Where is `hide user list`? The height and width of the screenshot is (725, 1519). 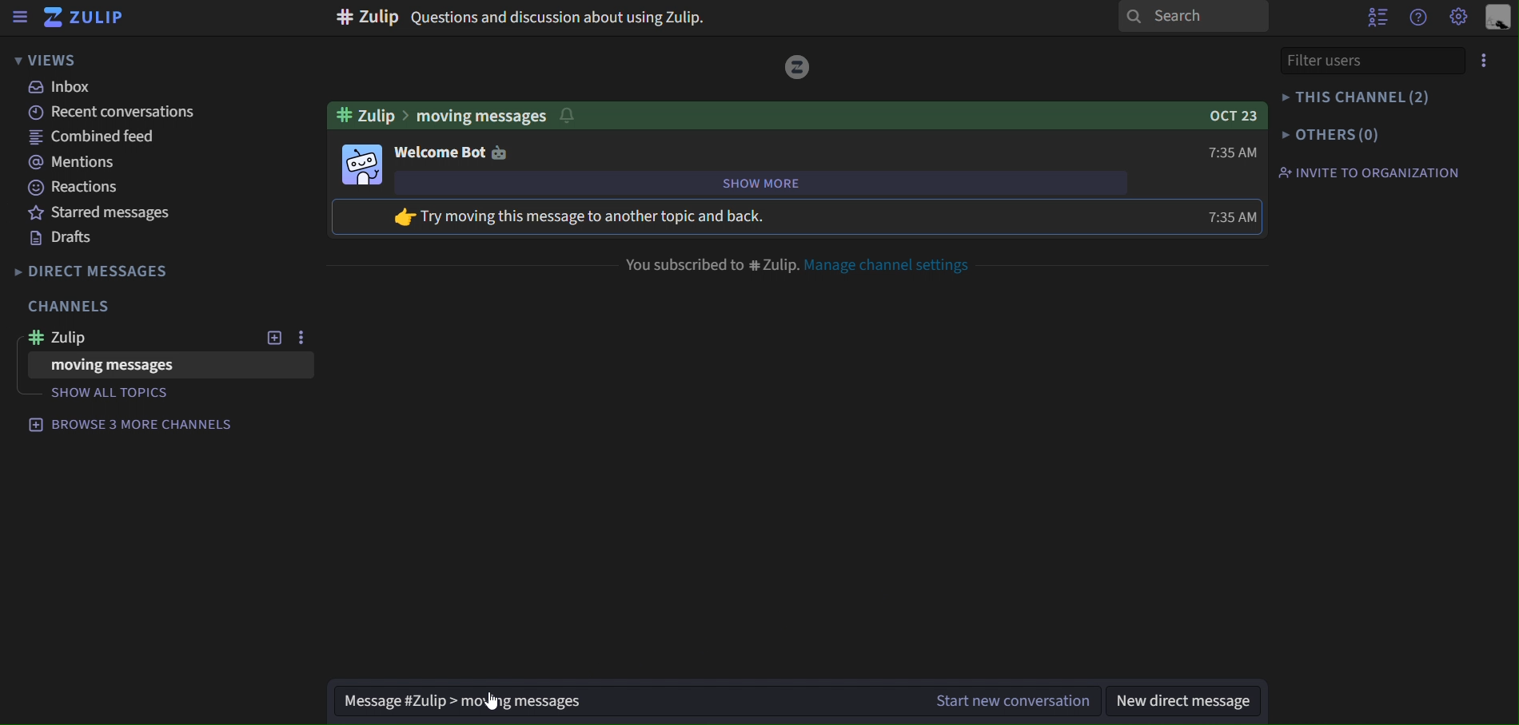 hide user list is located at coordinates (1373, 17).